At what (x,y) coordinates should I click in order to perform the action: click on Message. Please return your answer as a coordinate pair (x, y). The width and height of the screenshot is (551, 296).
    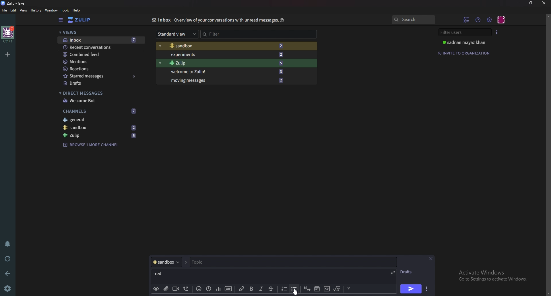
    Looking at the image, I should click on (163, 274).